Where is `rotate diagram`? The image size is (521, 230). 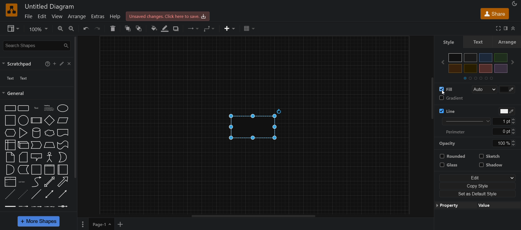
rotate diagram is located at coordinates (280, 111).